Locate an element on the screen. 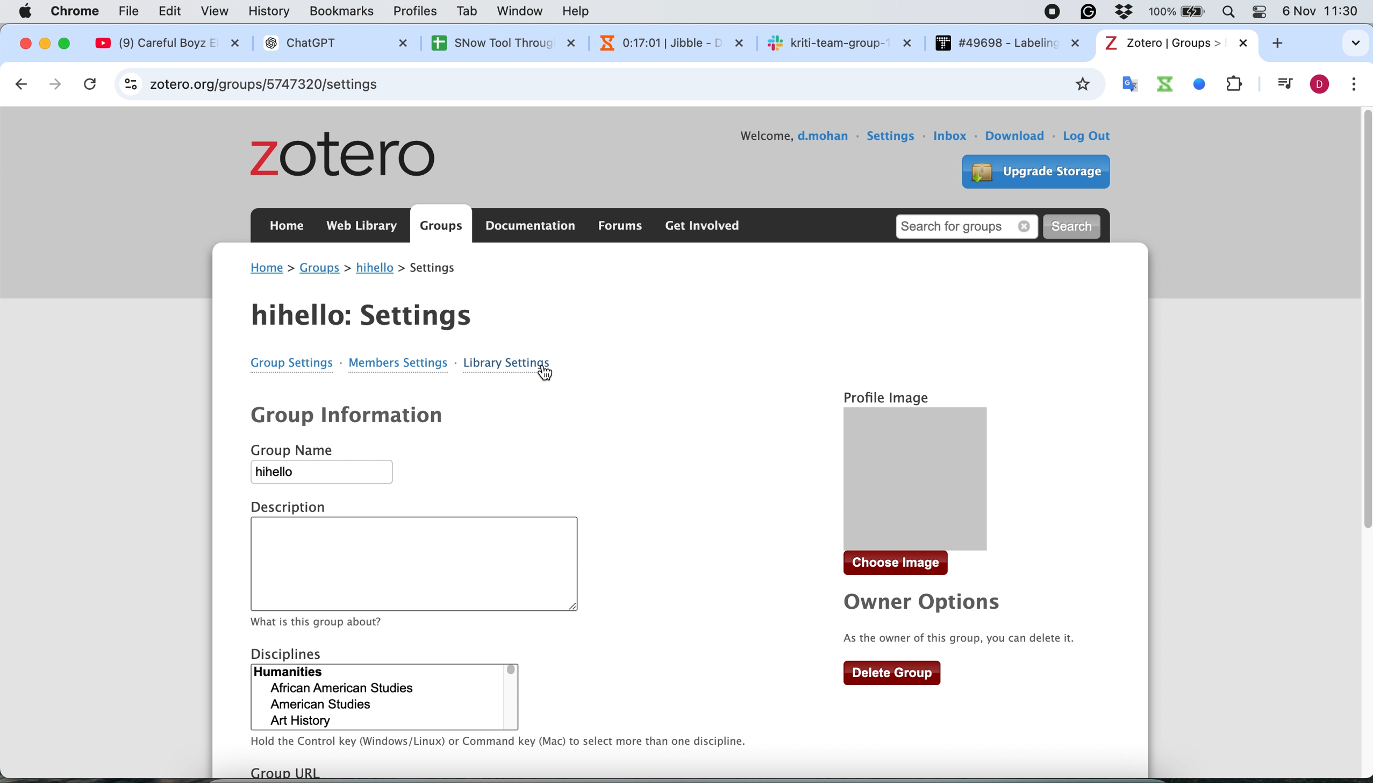  welcome is located at coordinates (762, 136).